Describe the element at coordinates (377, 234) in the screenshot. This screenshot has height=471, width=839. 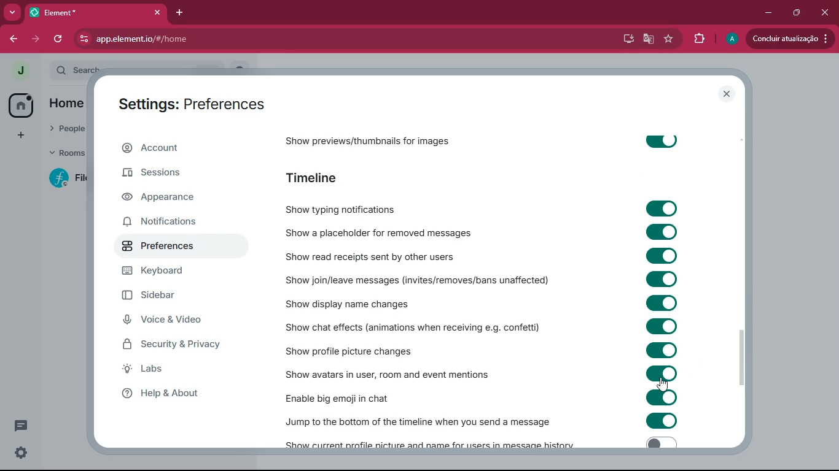
I see `show a placeholder for removed messages` at that location.